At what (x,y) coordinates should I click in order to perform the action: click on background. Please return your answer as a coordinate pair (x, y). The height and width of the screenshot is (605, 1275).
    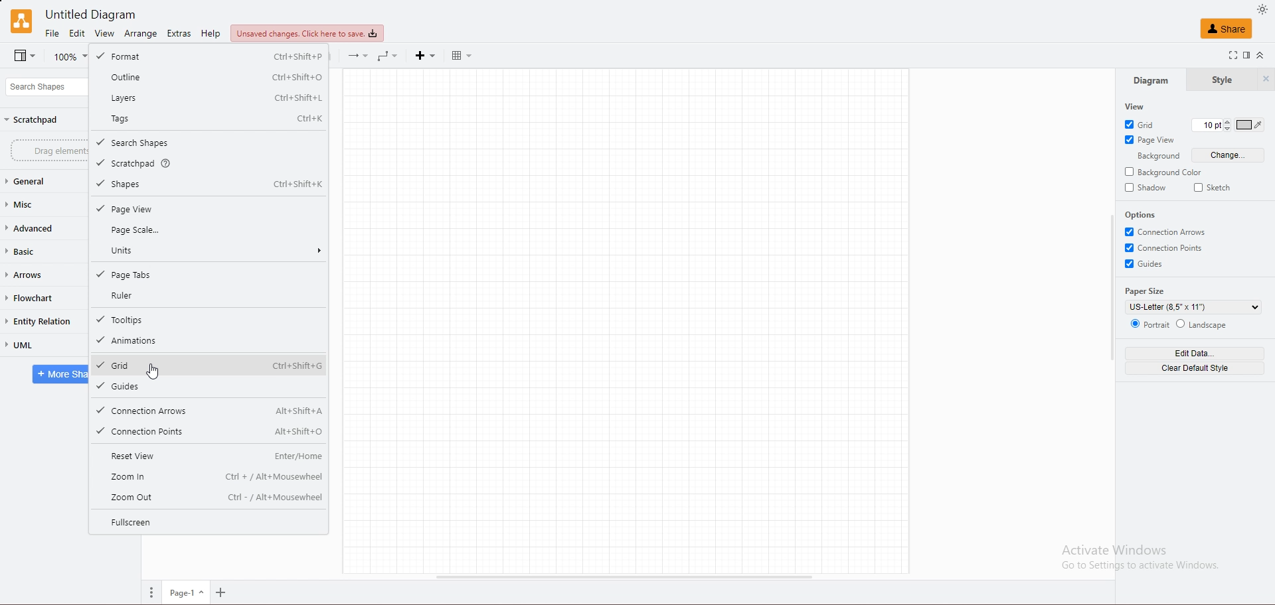
    Looking at the image, I should click on (1157, 157).